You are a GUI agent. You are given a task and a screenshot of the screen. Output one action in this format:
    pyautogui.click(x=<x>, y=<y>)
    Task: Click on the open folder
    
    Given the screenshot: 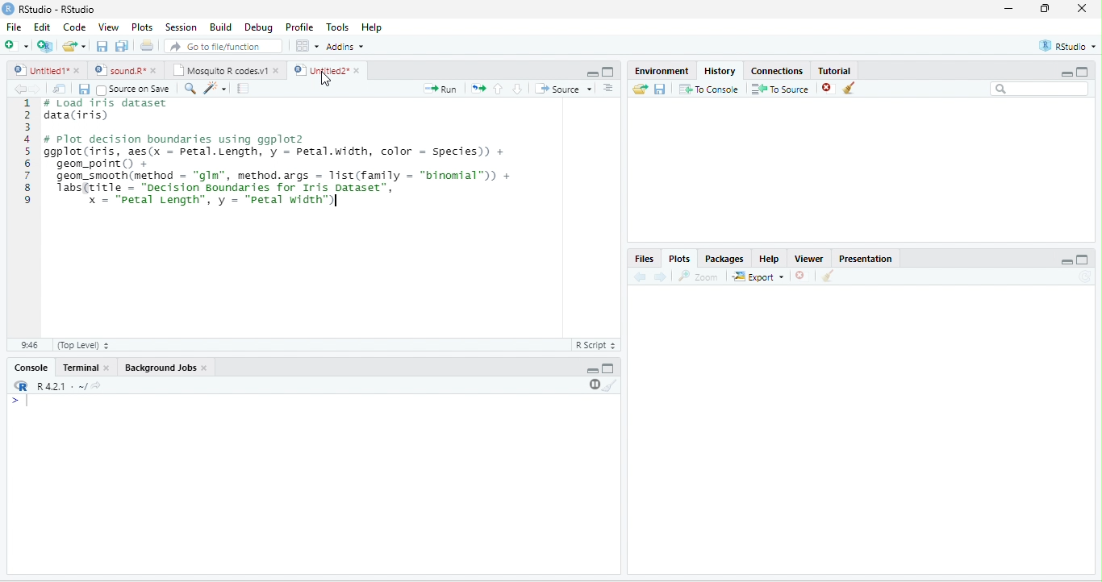 What is the action you would take?
    pyautogui.click(x=641, y=89)
    